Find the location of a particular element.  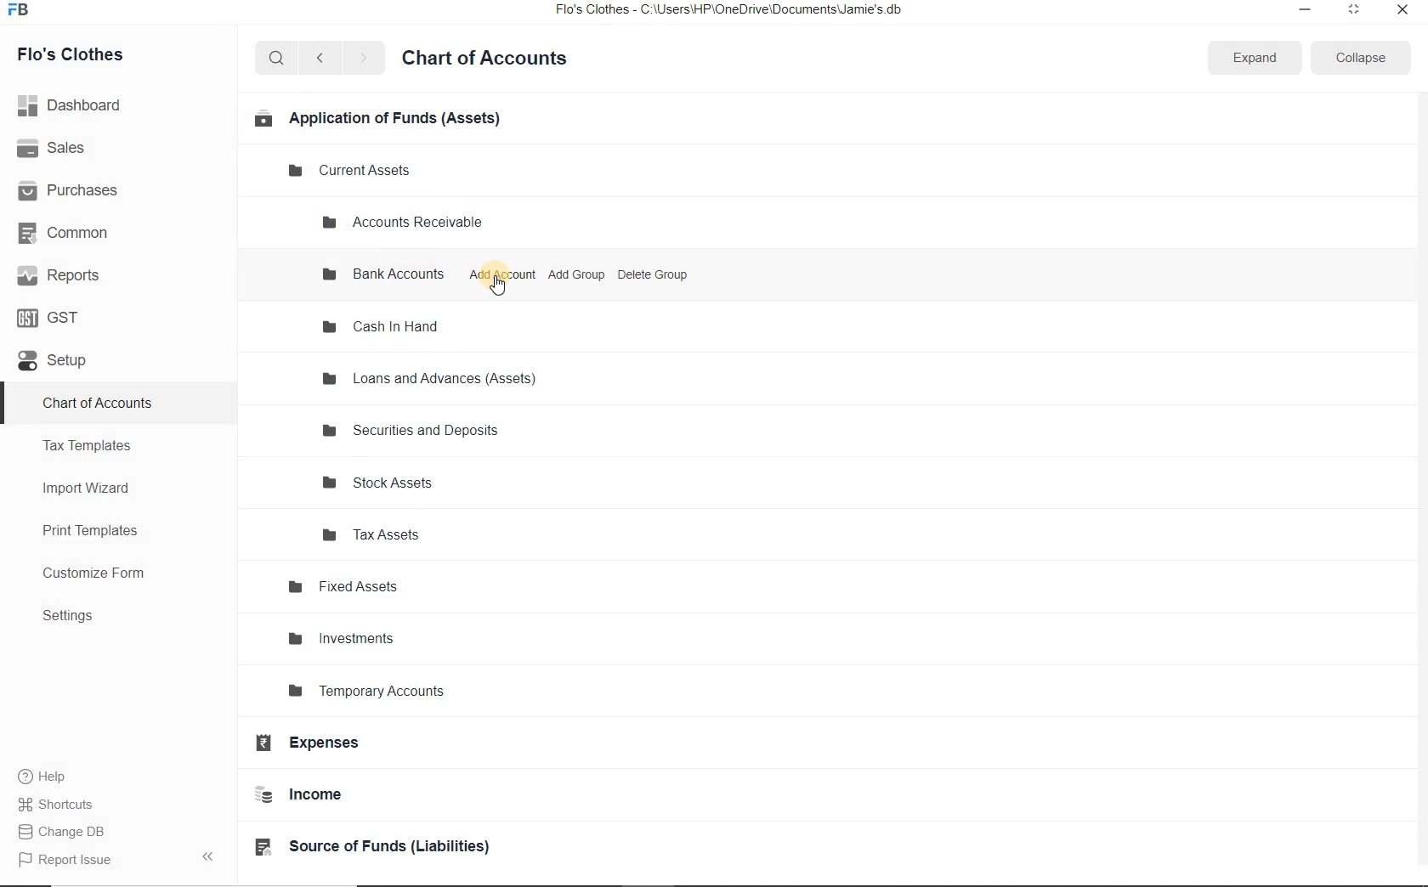

minimize is located at coordinates (1303, 8).